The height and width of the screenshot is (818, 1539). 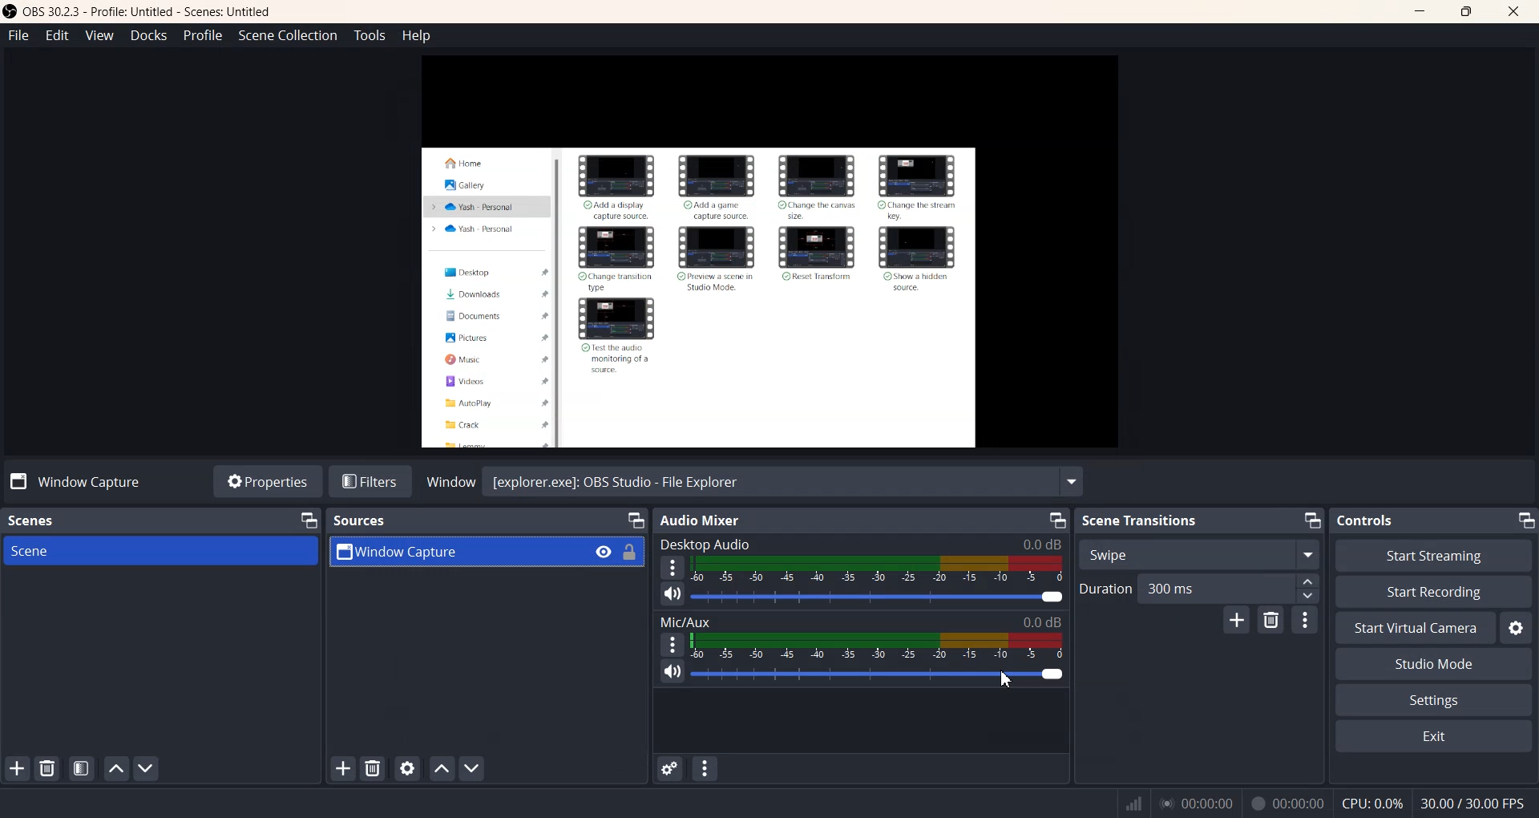 What do you see at coordinates (310, 520) in the screenshot?
I see `Minimize` at bounding box center [310, 520].